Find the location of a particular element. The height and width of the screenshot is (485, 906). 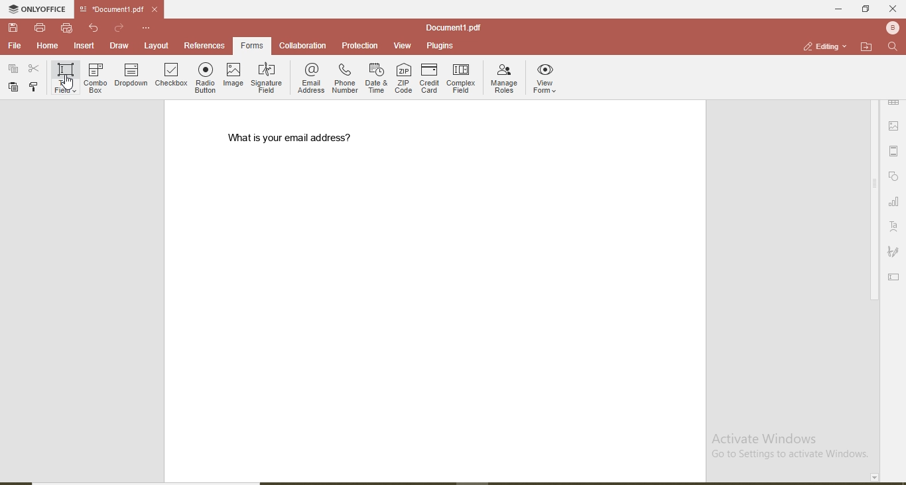

insert is located at coordinates (85, 46).